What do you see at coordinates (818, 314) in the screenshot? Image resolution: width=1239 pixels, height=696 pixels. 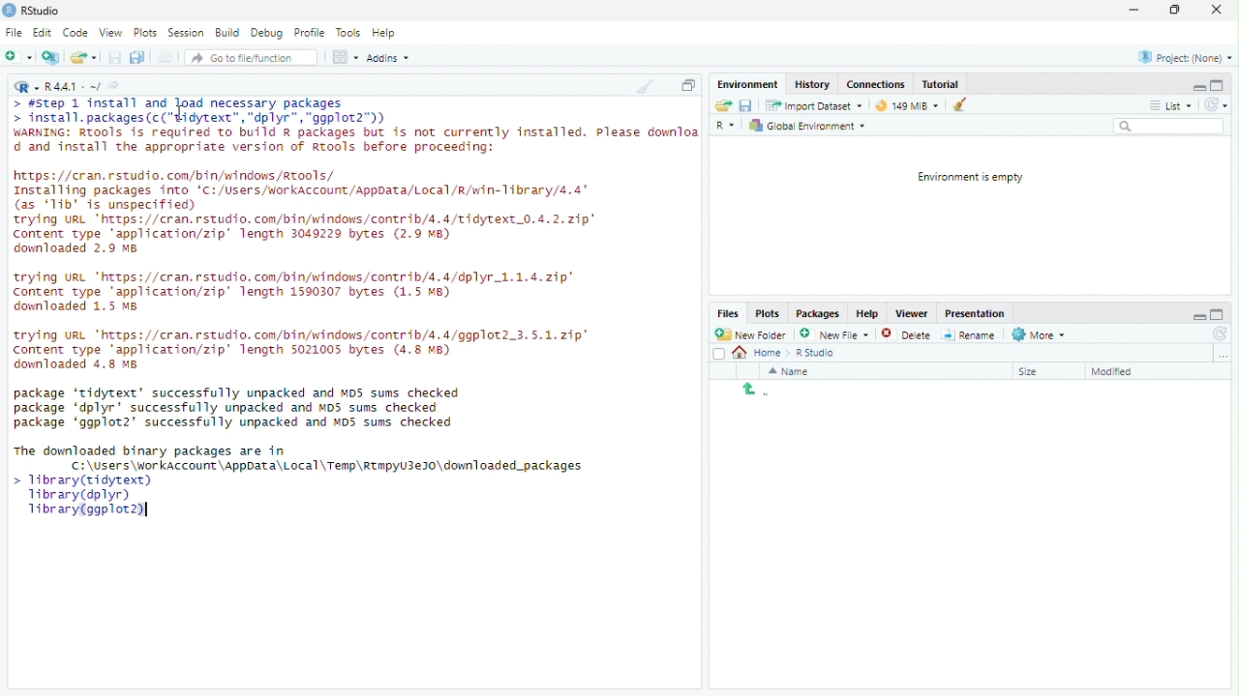 I see `Packages` at bounding box center [818, 314].